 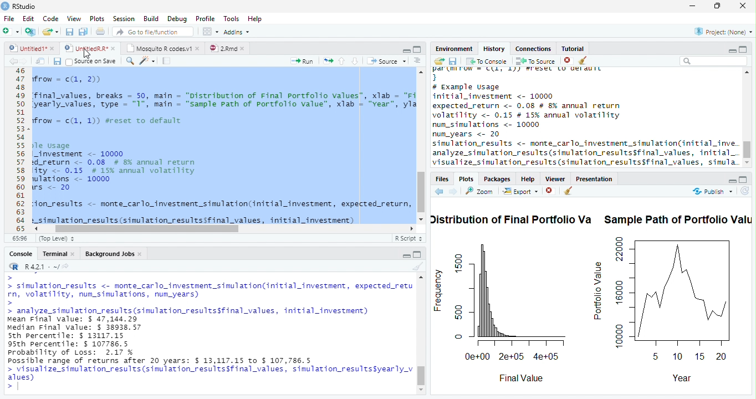 What do you see at coordinates (30, 32) in the screenshot?
I see `Create project` at bounding box center [30, 32].